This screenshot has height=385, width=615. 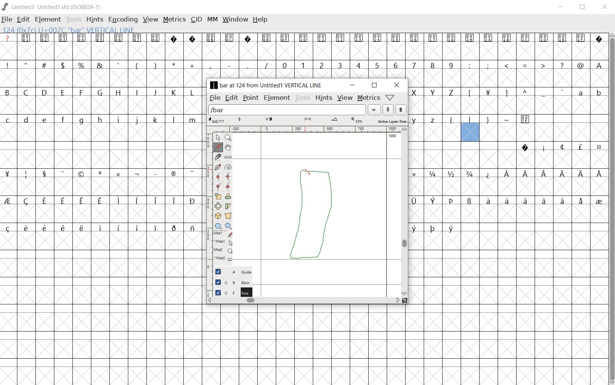 I want to click on letters and symbols, so click(x=474, y=120).